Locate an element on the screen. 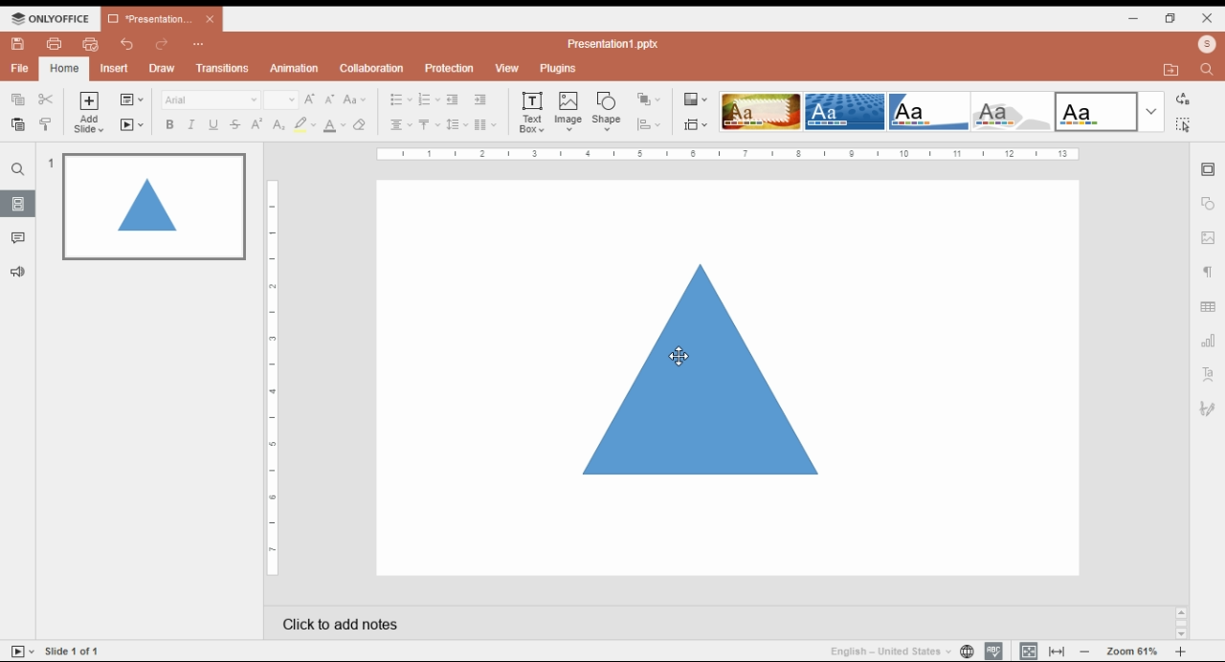 Image resolution: width=1225 pixels, height=662 pixels. language is located at coordinates (893, 650).